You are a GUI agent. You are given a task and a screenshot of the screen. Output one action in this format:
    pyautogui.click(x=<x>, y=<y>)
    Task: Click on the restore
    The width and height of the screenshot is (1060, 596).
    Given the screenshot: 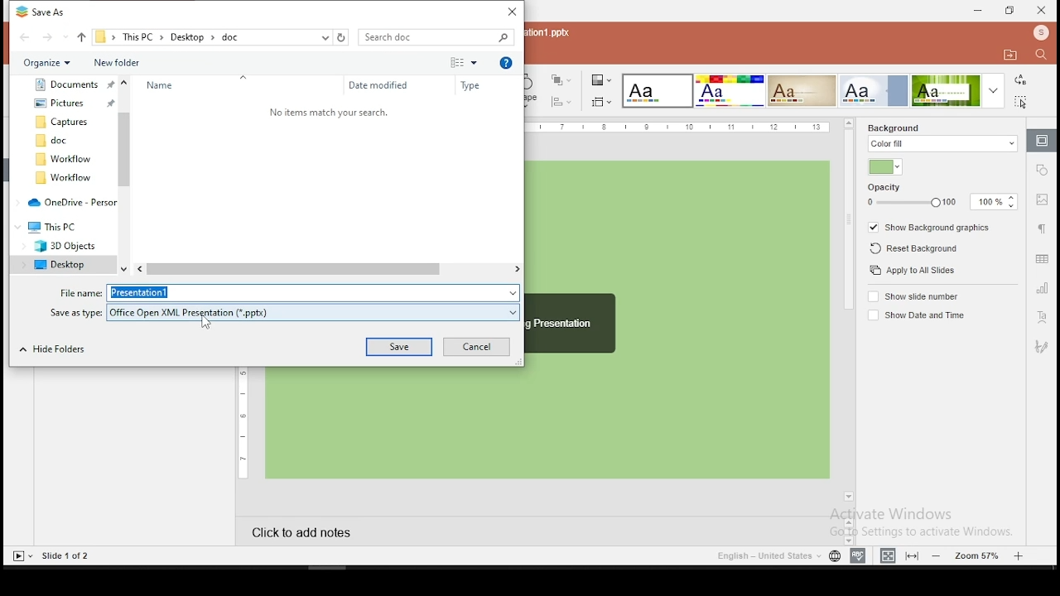 What is the action you would take?
    pyautogui.click(x=1009, y=11)
    